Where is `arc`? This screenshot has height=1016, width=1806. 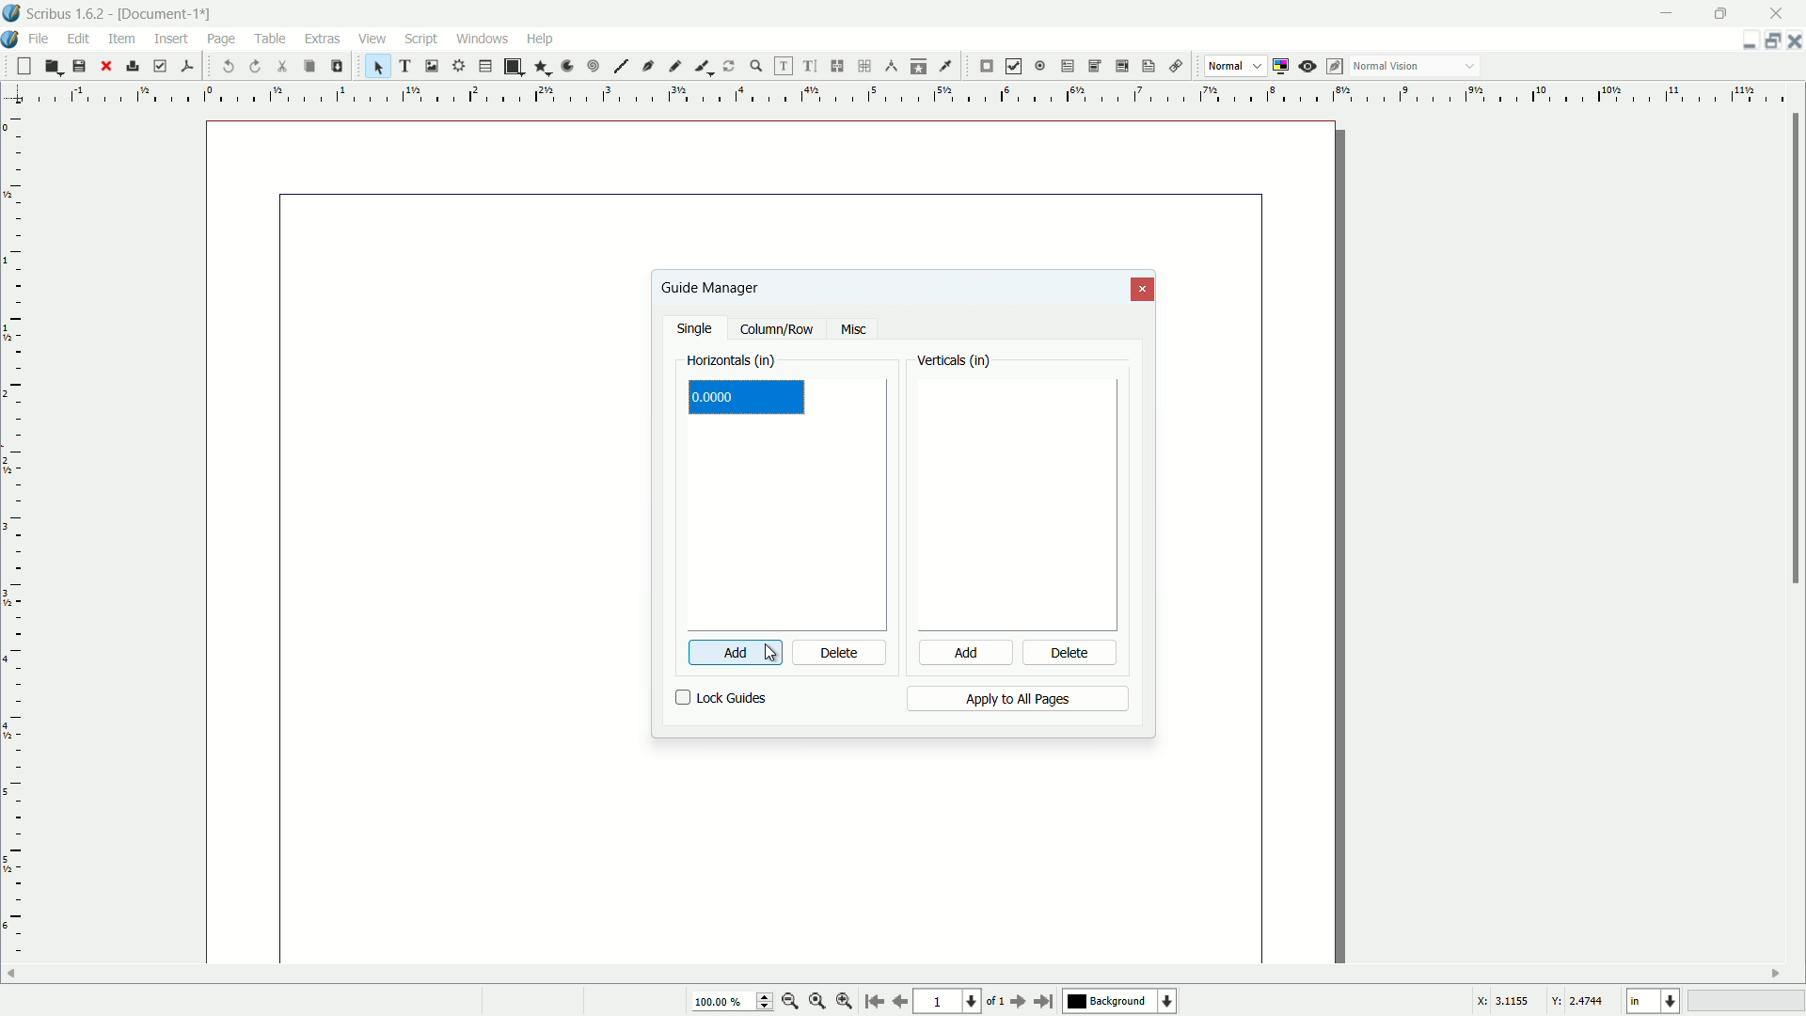
arc is located at coordinates (568, 66).